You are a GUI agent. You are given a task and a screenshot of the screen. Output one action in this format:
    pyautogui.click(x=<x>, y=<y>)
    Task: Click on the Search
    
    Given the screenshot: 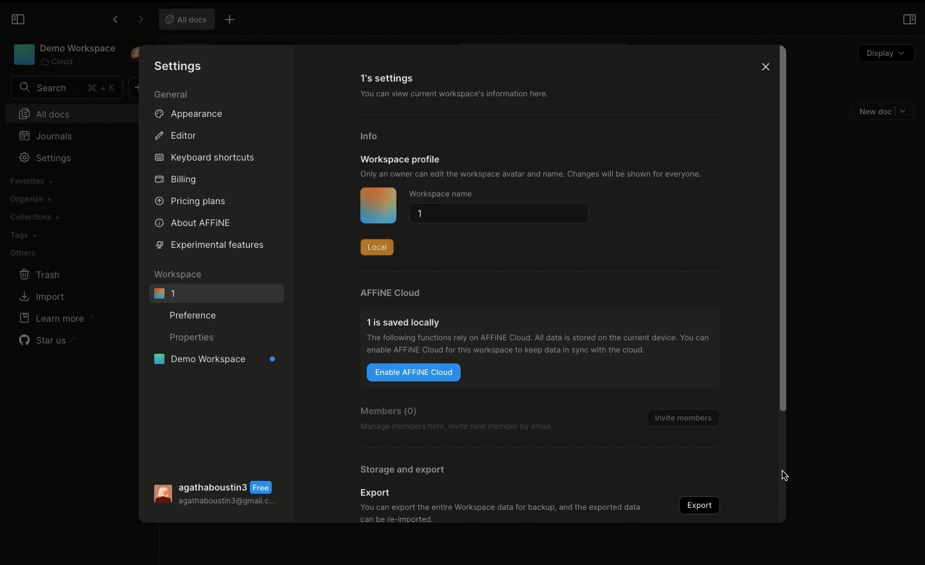 What is the action you would take?
    pyautogui.click(x=66, y=87)
    